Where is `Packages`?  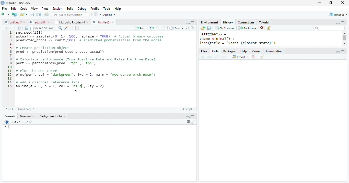 Packages is located at coordinates (229, 51).